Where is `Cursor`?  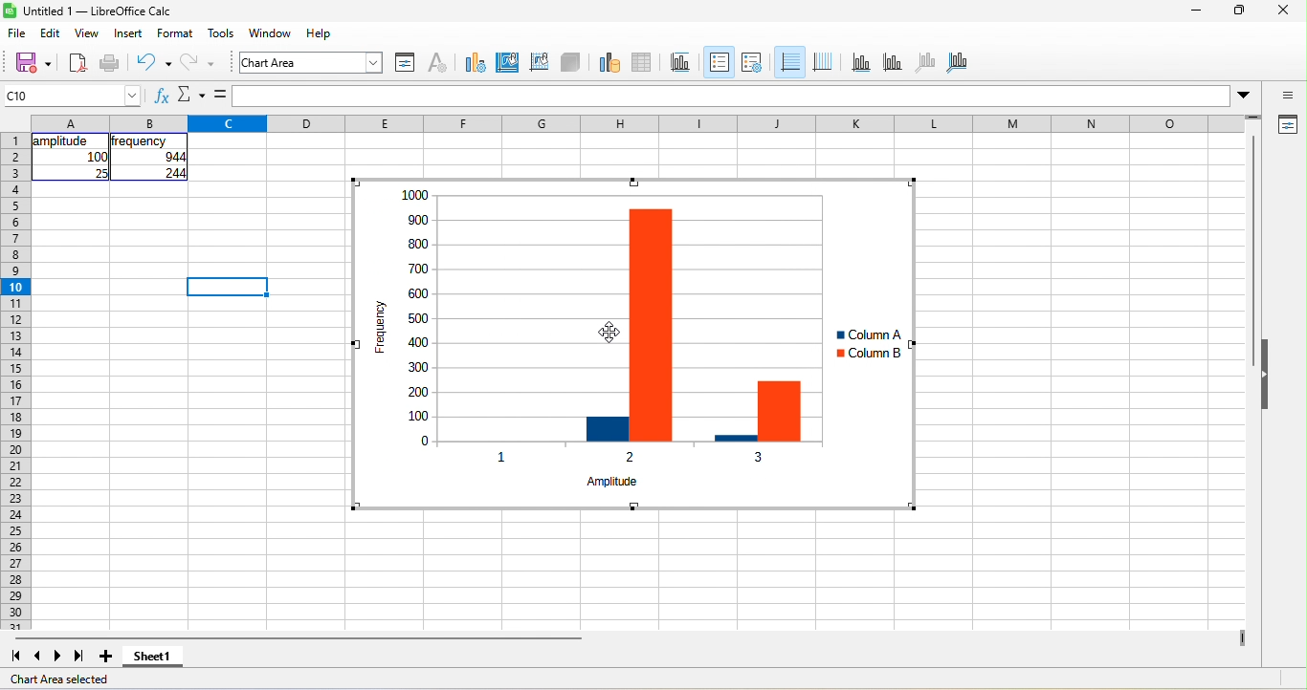 Cursor is located at coordinates (609, 333).